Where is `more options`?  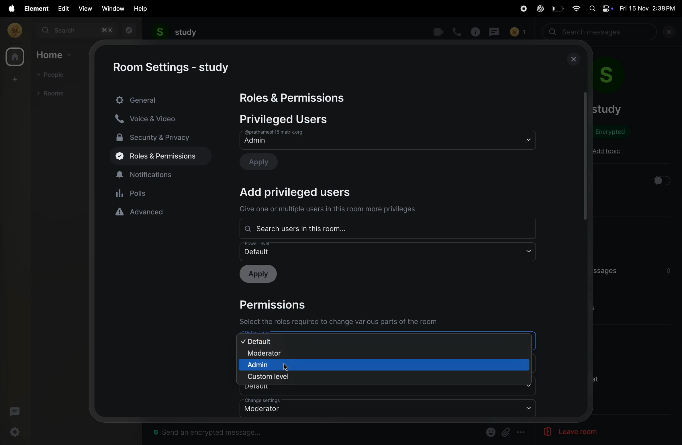 more options is located at coordinates (522, 433).